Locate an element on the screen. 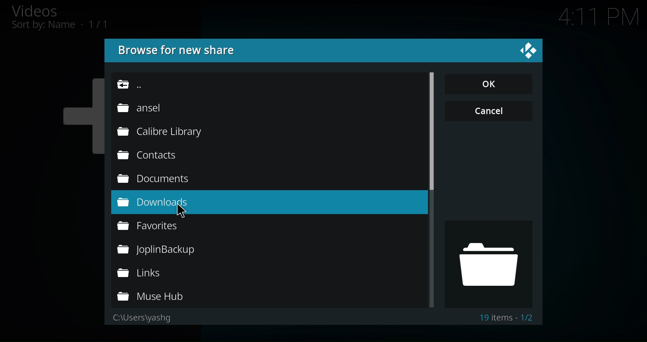 This screenshot has height=342, width=647. Pointer Cursor is located at coordinates (185, 212).